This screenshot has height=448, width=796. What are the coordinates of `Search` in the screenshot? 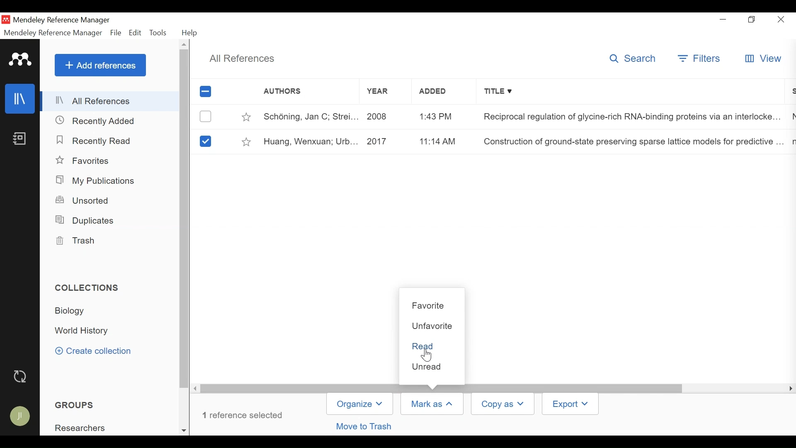 It's located at (633, 59).